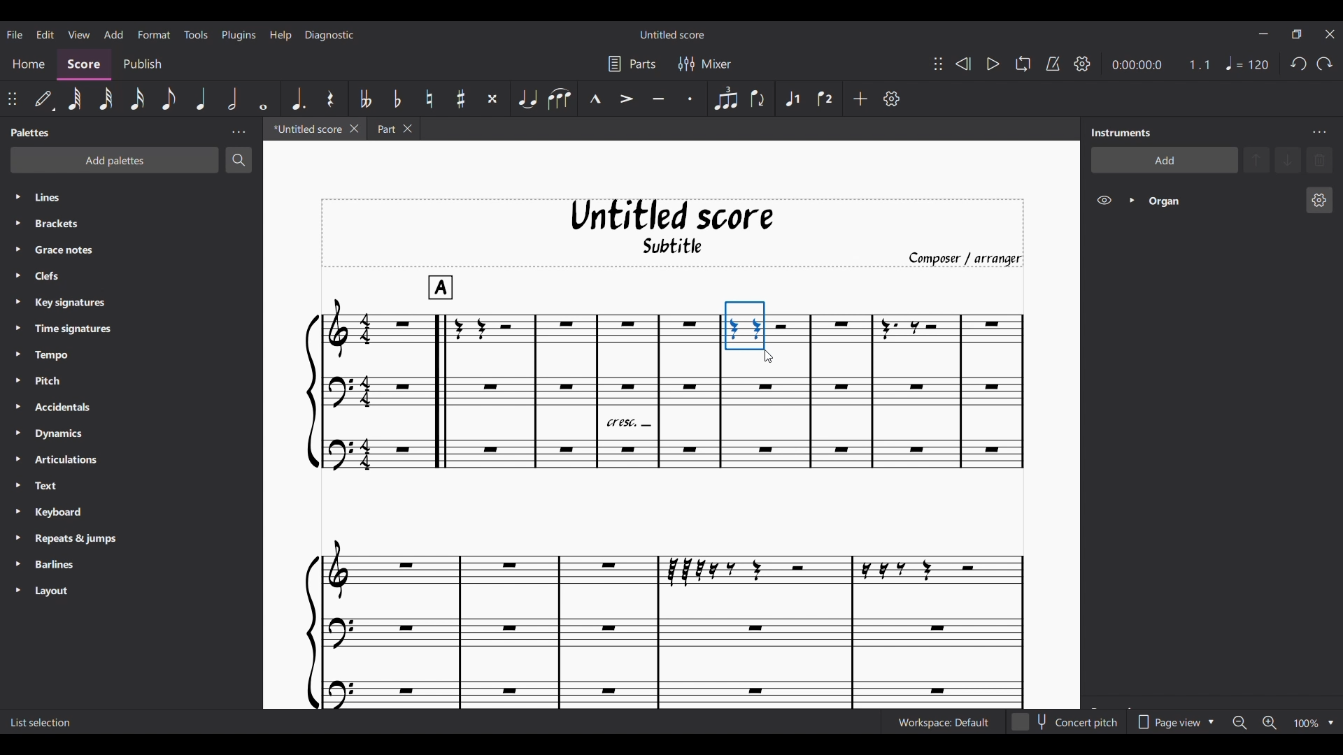 This screenshot has width=1343, height=755. What do you see at coordinates (1121, 132) in the screenshot?
I see `Panel title` at bounding box center [1121, 132].